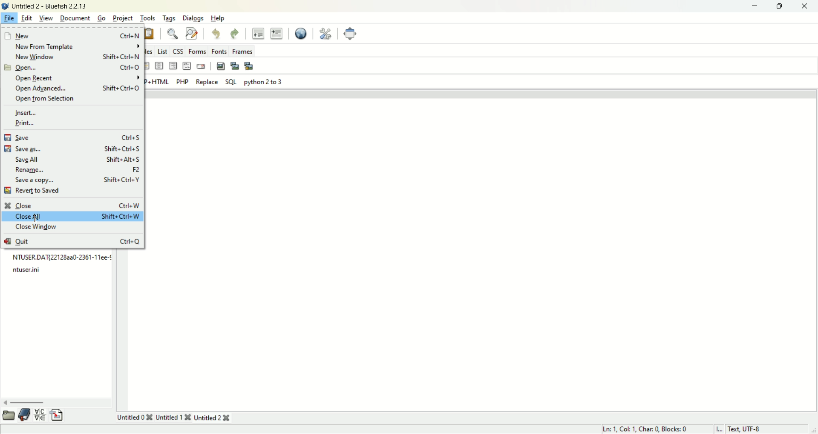 The image size is (818, 434). What do you see at coordinates (258, 32) in the screenshot?
I see `unindent` at bounding box center [258, 32].